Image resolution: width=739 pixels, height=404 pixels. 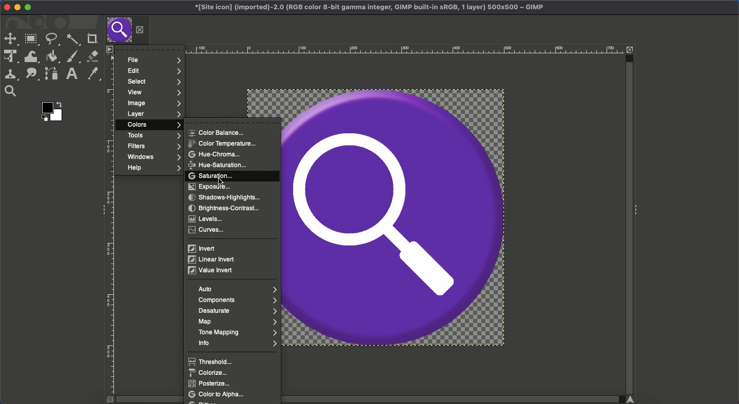 I want to click on Curves, so click(x=208, y=230).